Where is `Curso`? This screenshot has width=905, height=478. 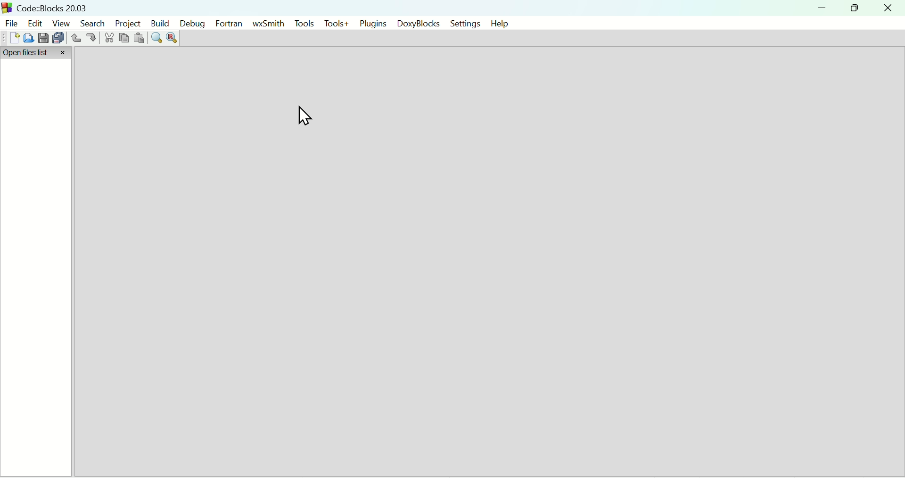 Curso is located at coordinates (306, 117).